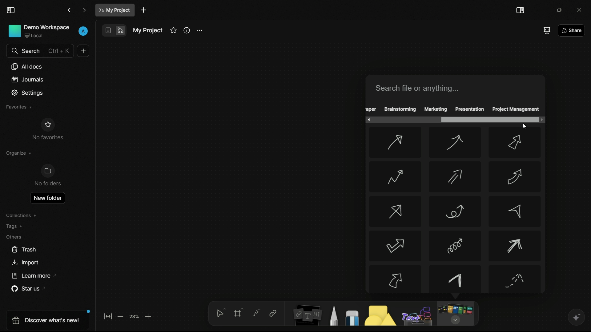 The image size is (591, 332). Describe the element at coordinates (541, 120) in the screenshot. I see `scroll right` at that location.